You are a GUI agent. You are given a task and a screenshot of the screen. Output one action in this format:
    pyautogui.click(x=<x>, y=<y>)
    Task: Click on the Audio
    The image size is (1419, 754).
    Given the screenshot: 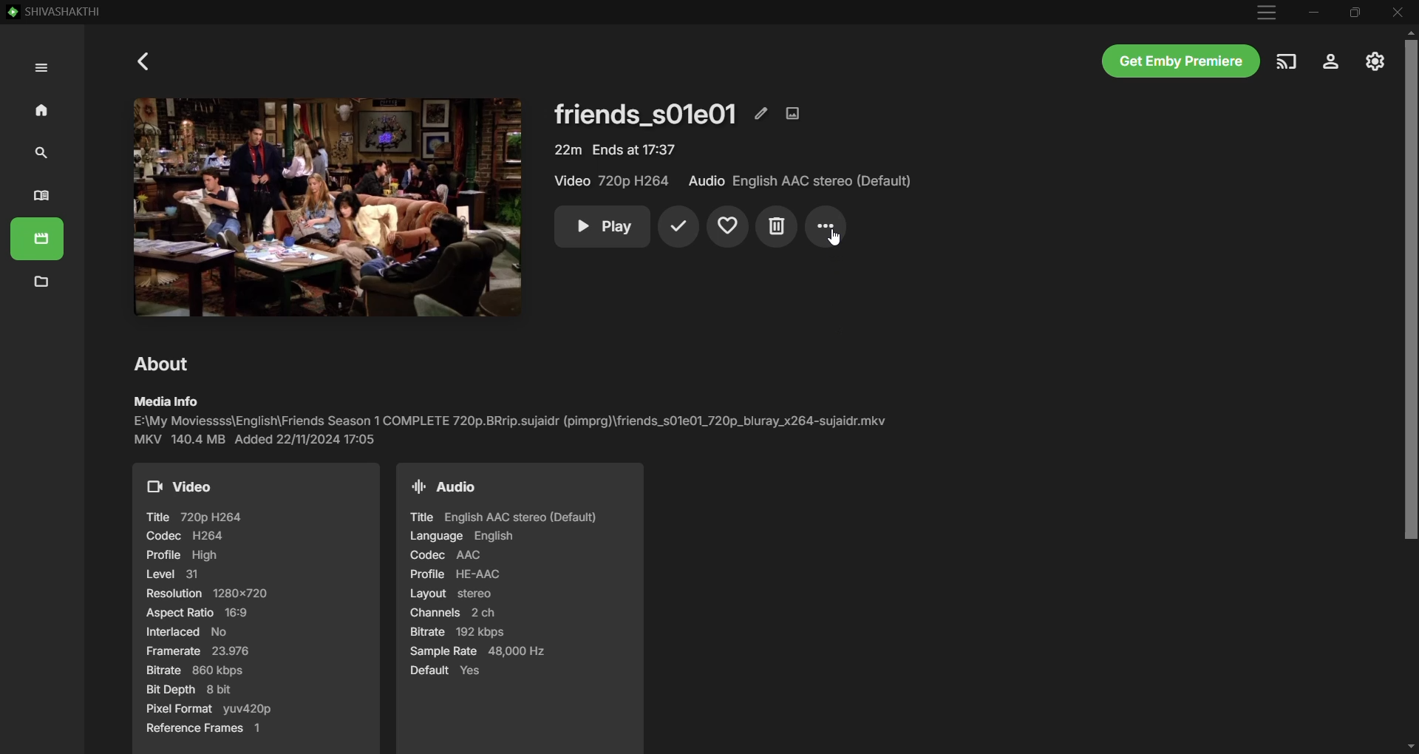 What is the action you would take?
    pyautogui.click(x=800, y=181)
    